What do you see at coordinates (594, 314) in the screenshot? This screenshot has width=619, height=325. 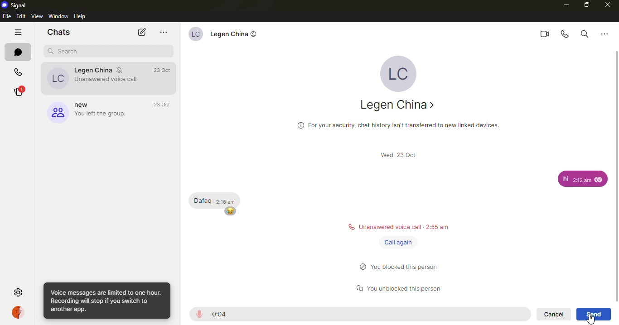 I see `send` at bounding box center [594, 314].